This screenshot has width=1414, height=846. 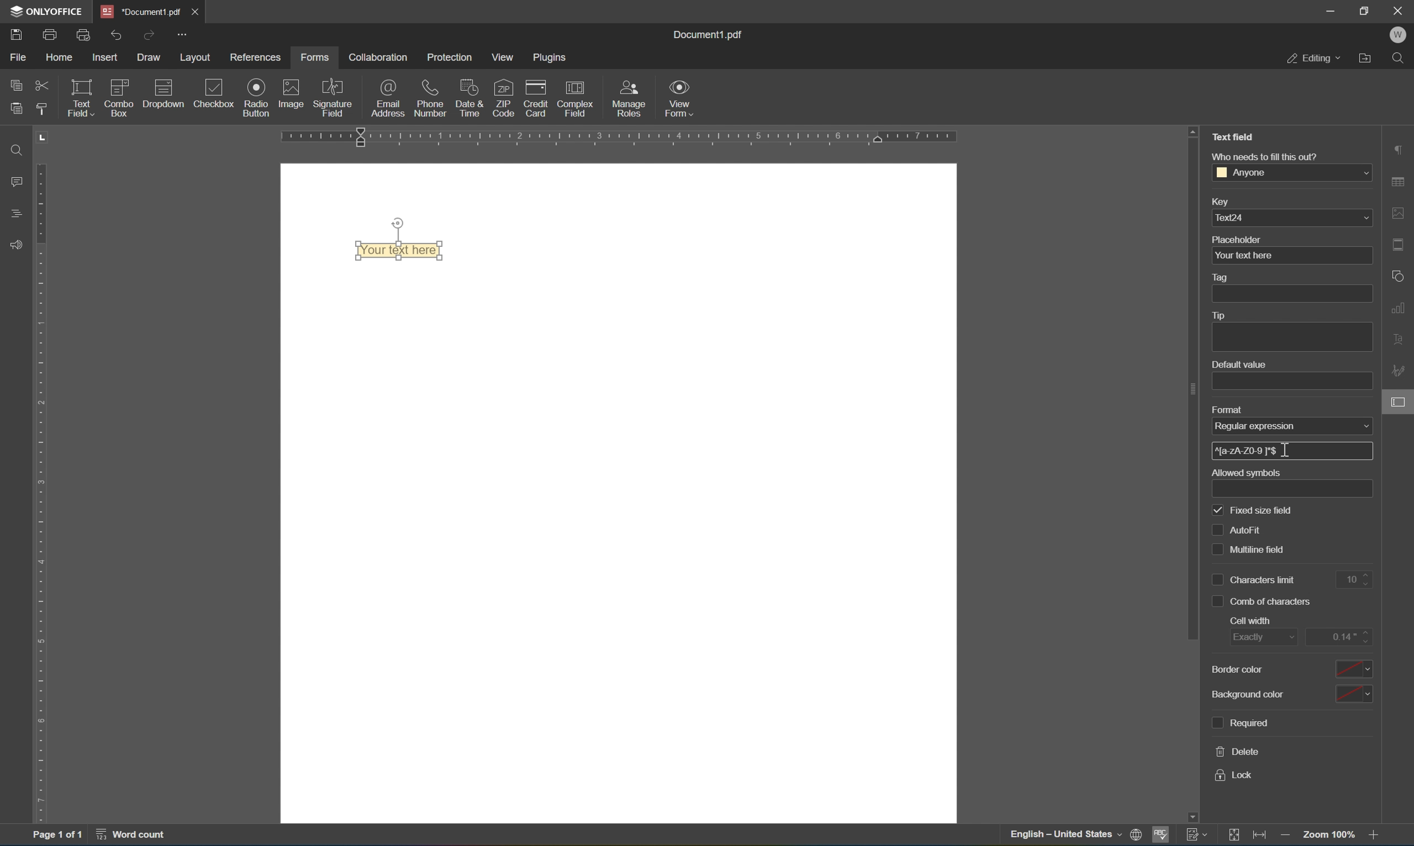 What do you see at coordinates (1340, 636) in the screenshot?
I see `edit cell width` at bounding box center [1340, 636].